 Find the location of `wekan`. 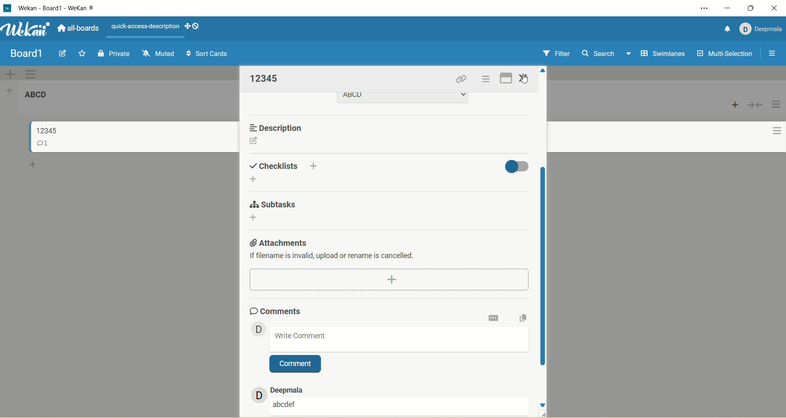

wekan is located at coordinates (27, 30).